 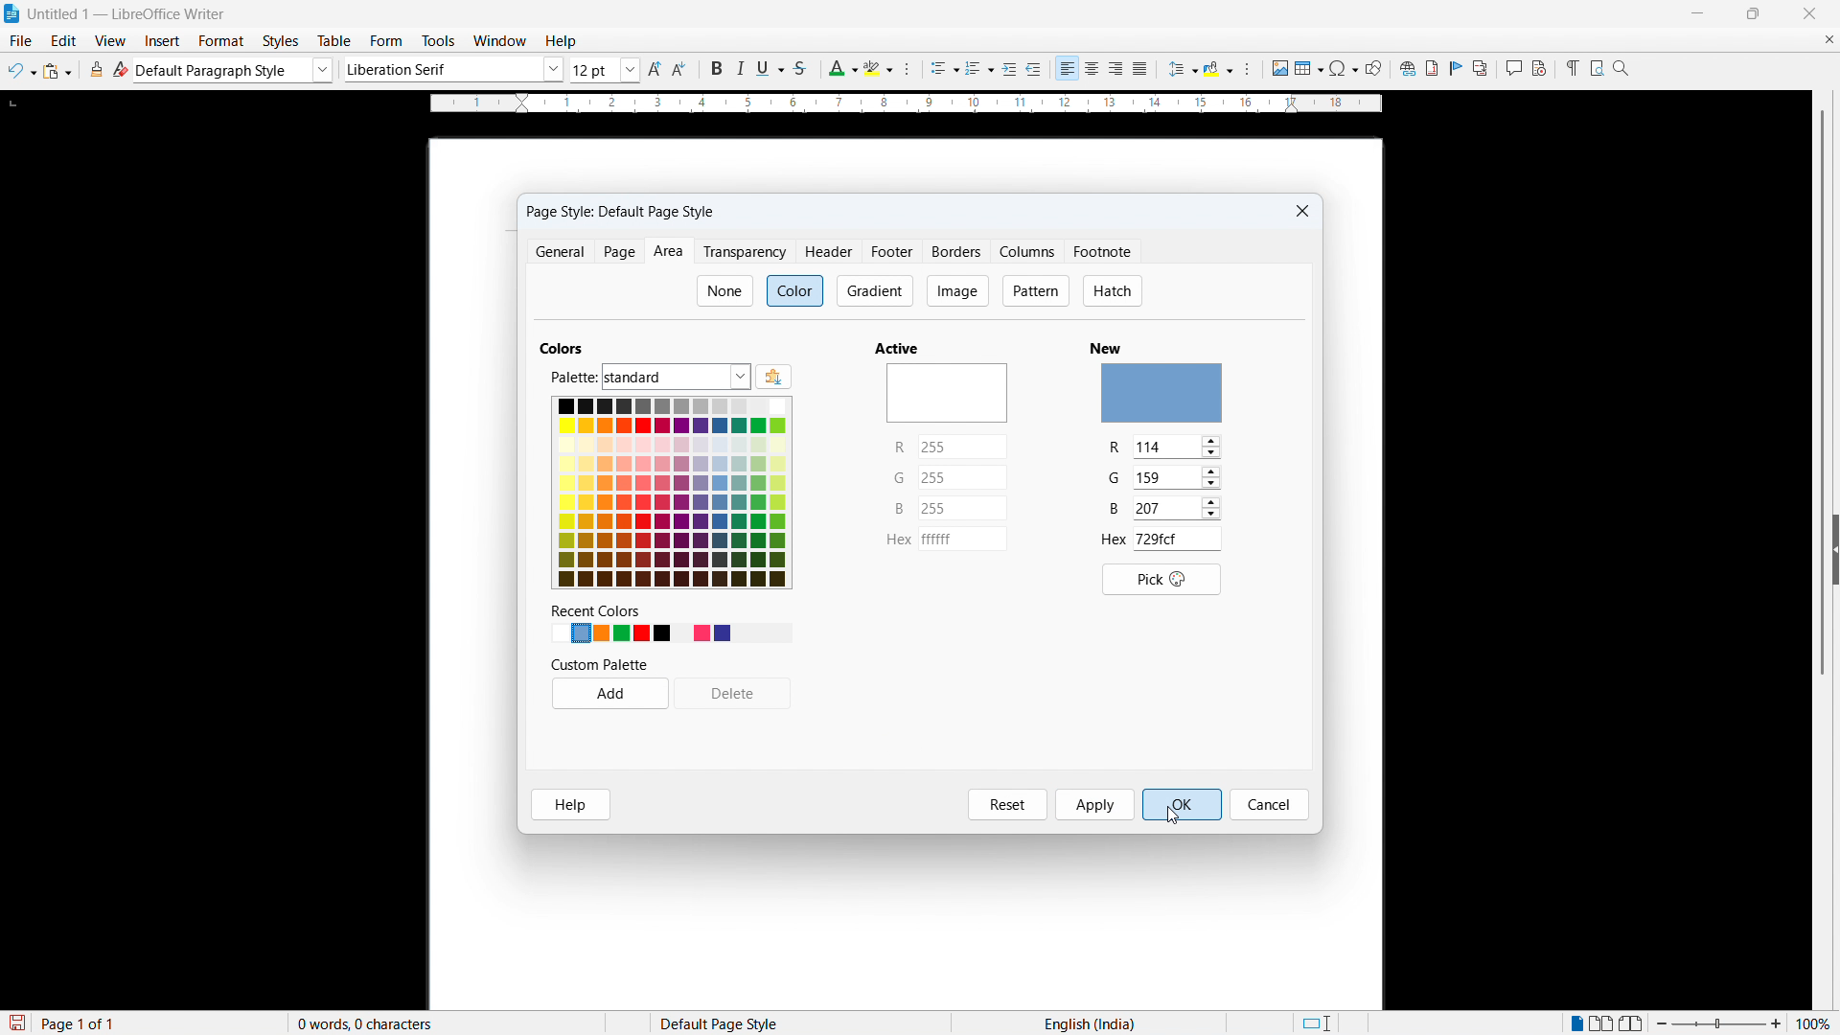 What do you see at coordinates (1309, 68) in the screenshot?
I see `Add table ` at bounding box center [1309, 68].